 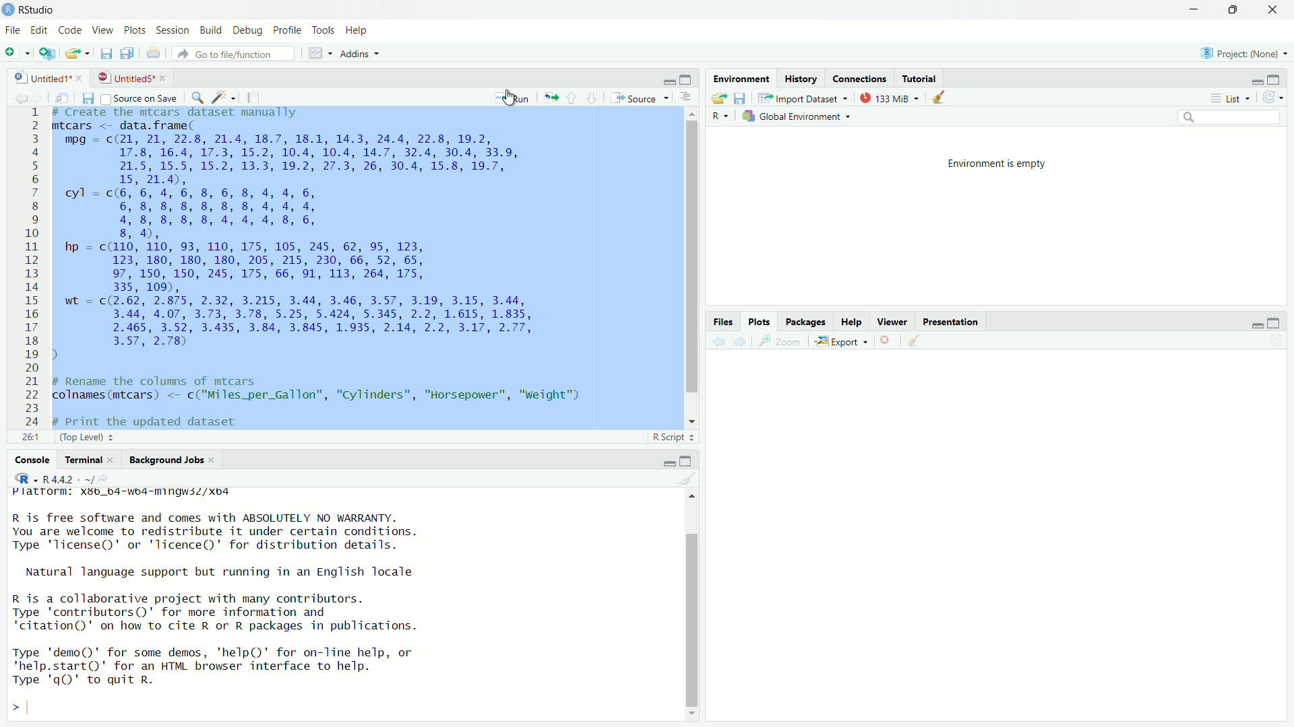 What do you see at coordinates (720, 116) in the screenshot?
I see `R~` at bounding box center [720, 116].